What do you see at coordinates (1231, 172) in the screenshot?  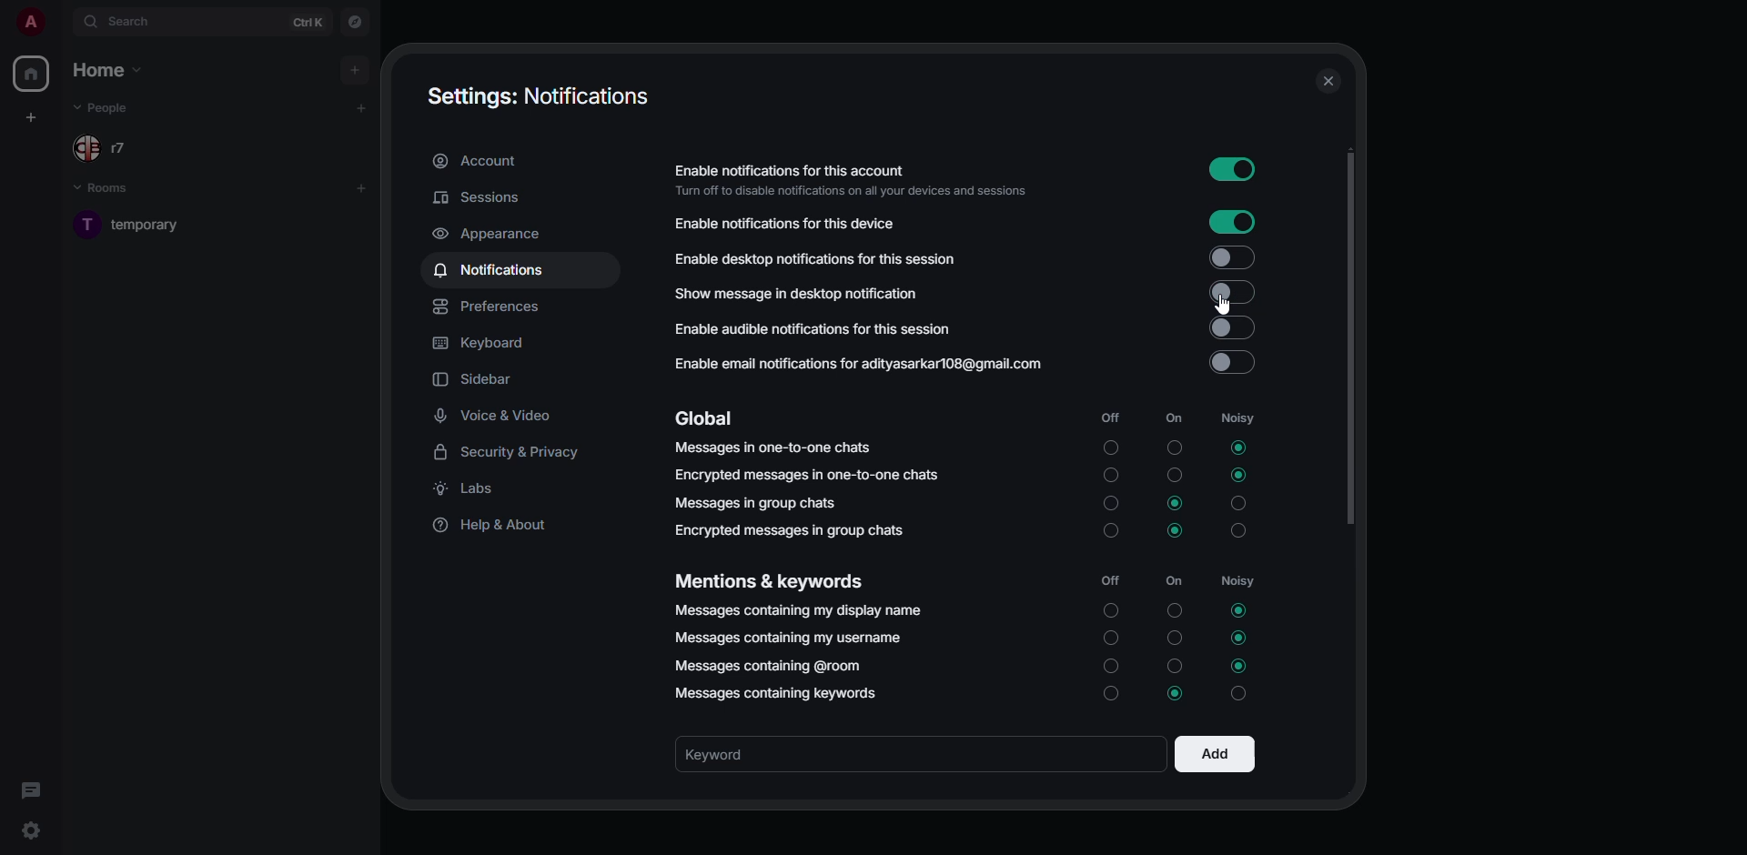 I see `enabled` at bounding box center [1231, 172].